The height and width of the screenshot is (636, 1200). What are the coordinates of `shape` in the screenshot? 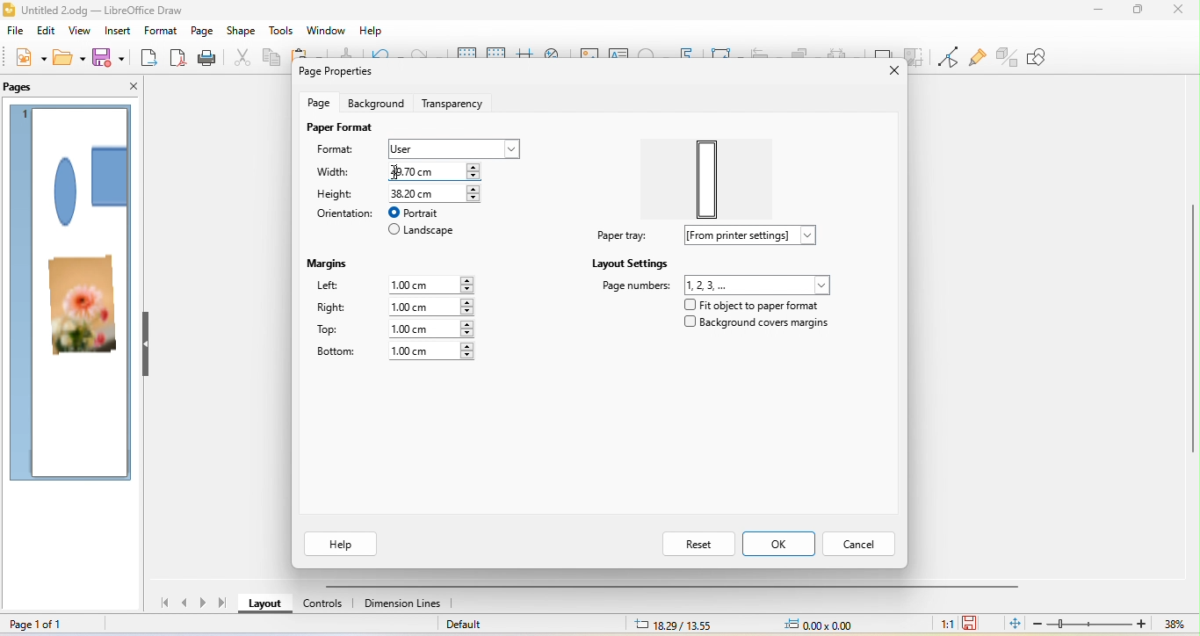 It's located at (243, 31).